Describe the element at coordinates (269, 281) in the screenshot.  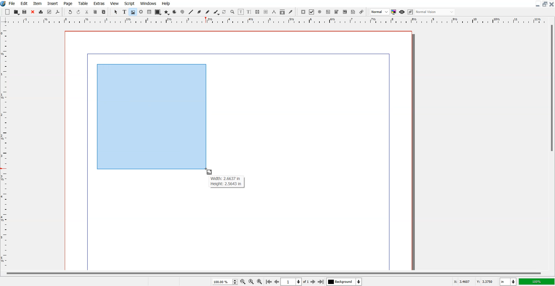
I see `Go to First page` at that location.